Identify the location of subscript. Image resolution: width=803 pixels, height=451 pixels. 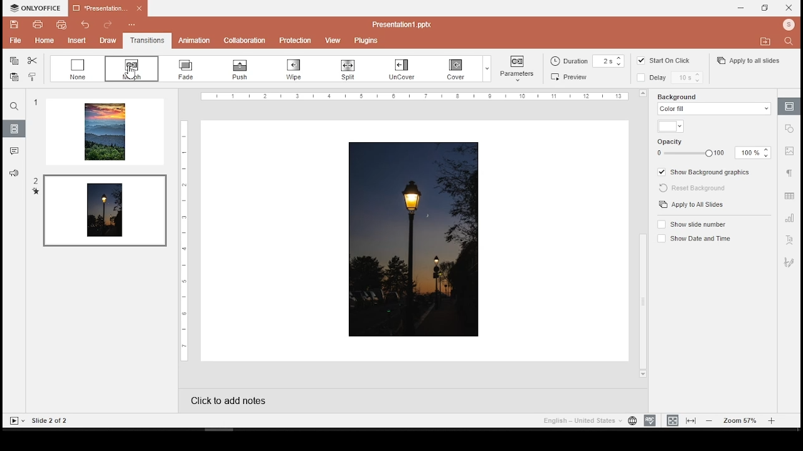
(74, 70).